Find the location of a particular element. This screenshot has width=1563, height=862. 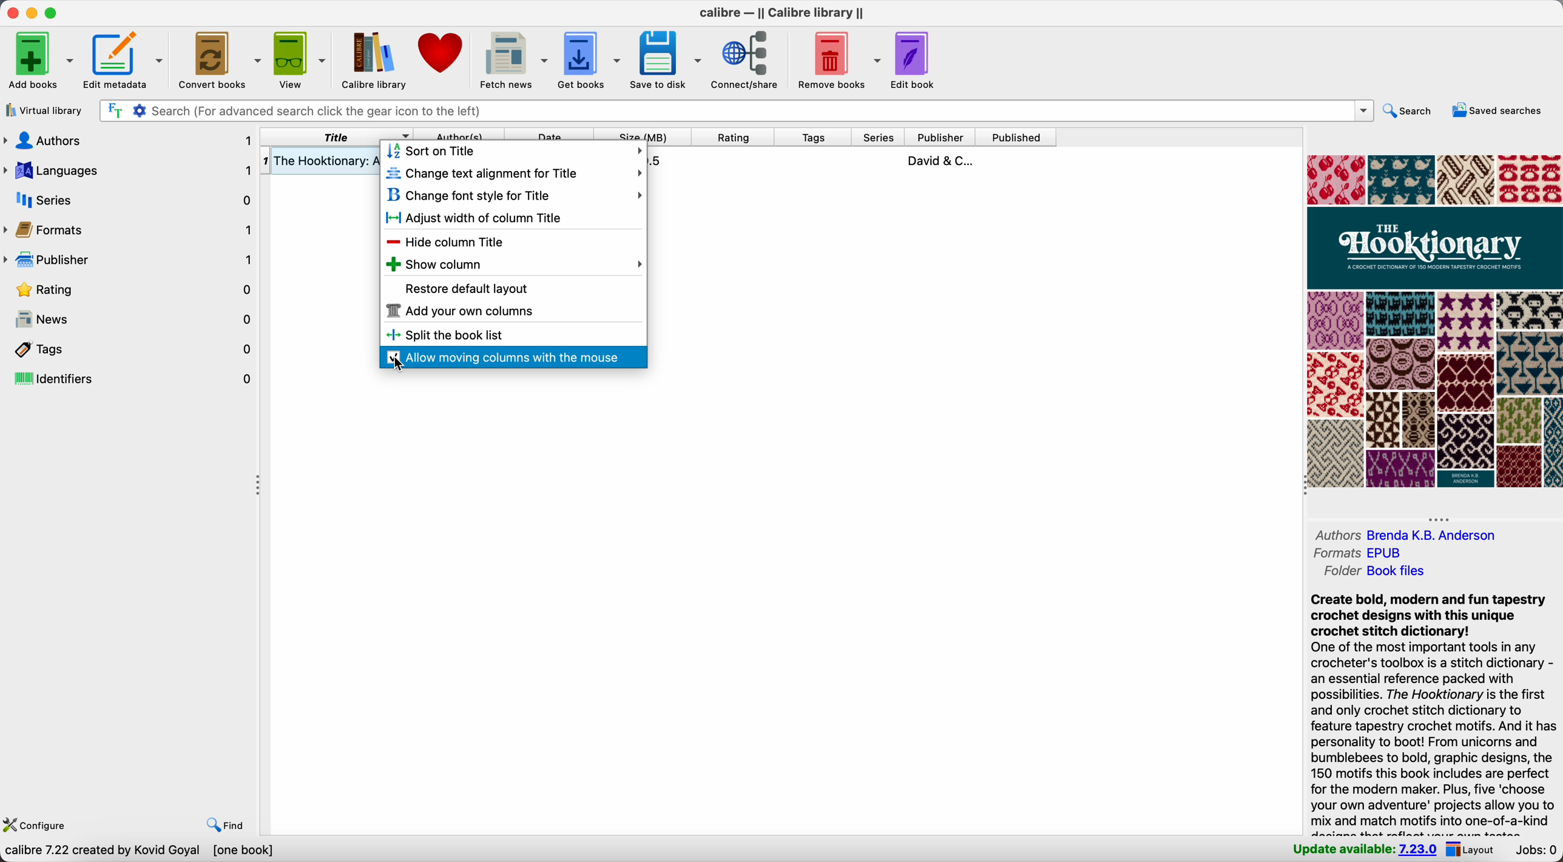

data is located at coordinates (143, 852).